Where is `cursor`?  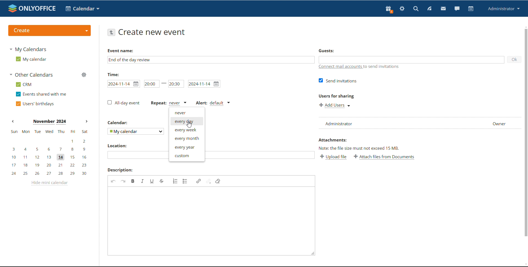
cursor is located at coordinates (189, 124).